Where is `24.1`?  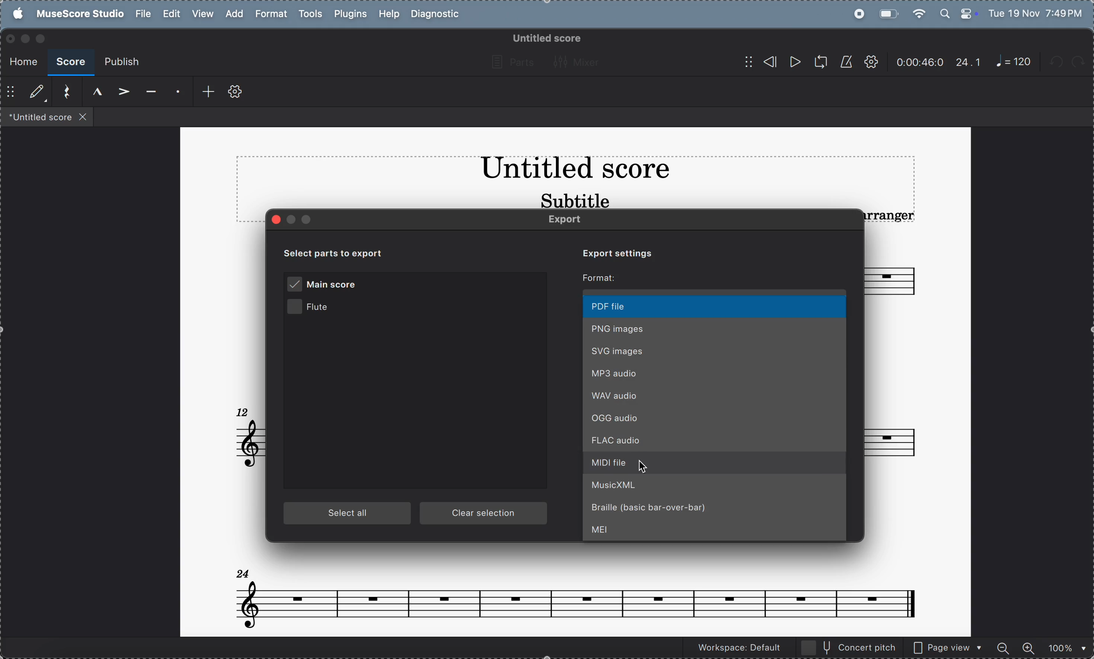
24.1 is located at coordinates (968, 62).